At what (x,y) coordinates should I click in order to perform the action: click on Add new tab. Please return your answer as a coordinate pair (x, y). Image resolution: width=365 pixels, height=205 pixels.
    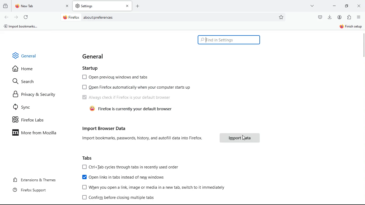
    Looking at the image, I should click on (138, 6).